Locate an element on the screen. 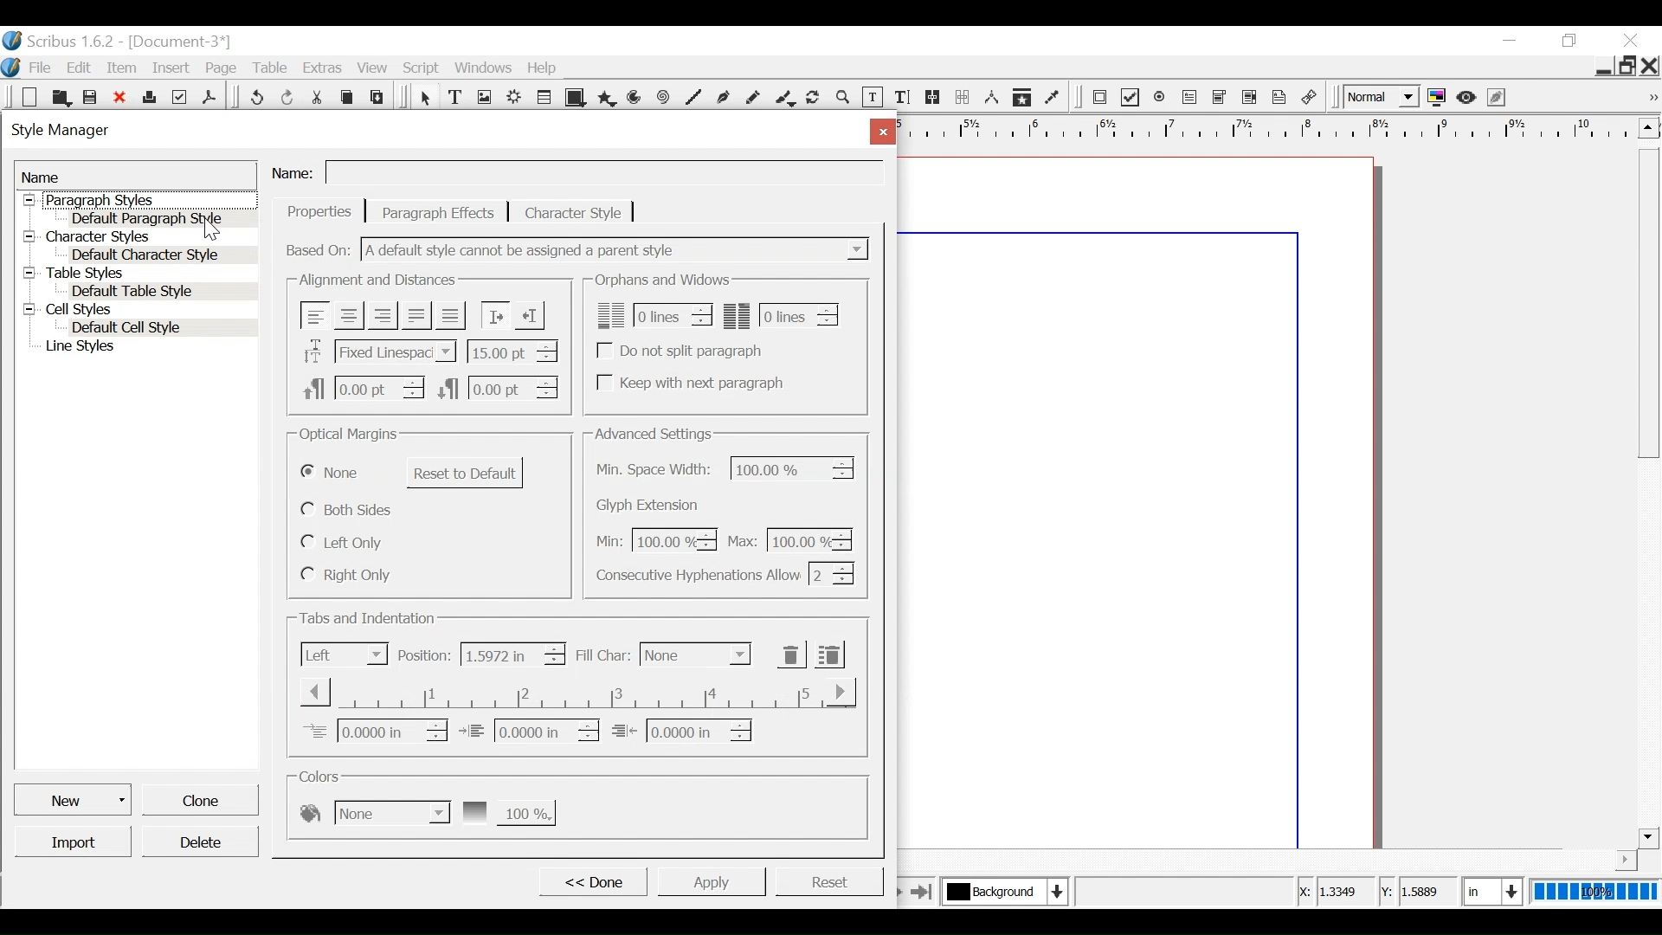  Ensure that the last line of the paragraph wont end up sepaerated is located at coordinates (782, 315).